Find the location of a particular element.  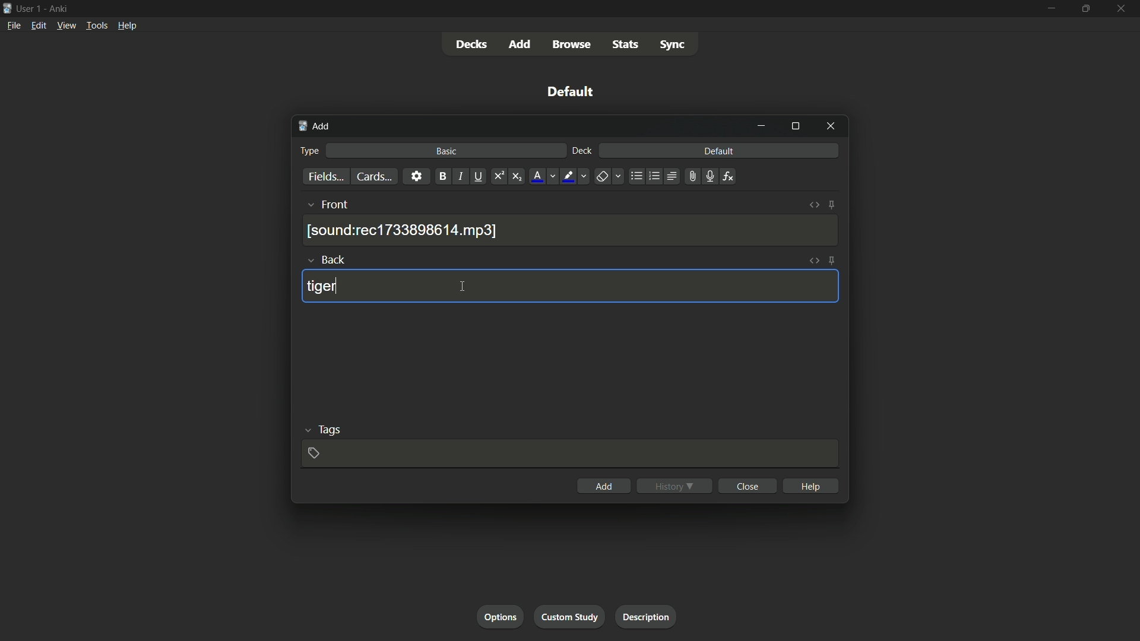

cards is located at coordinates (372, 176).